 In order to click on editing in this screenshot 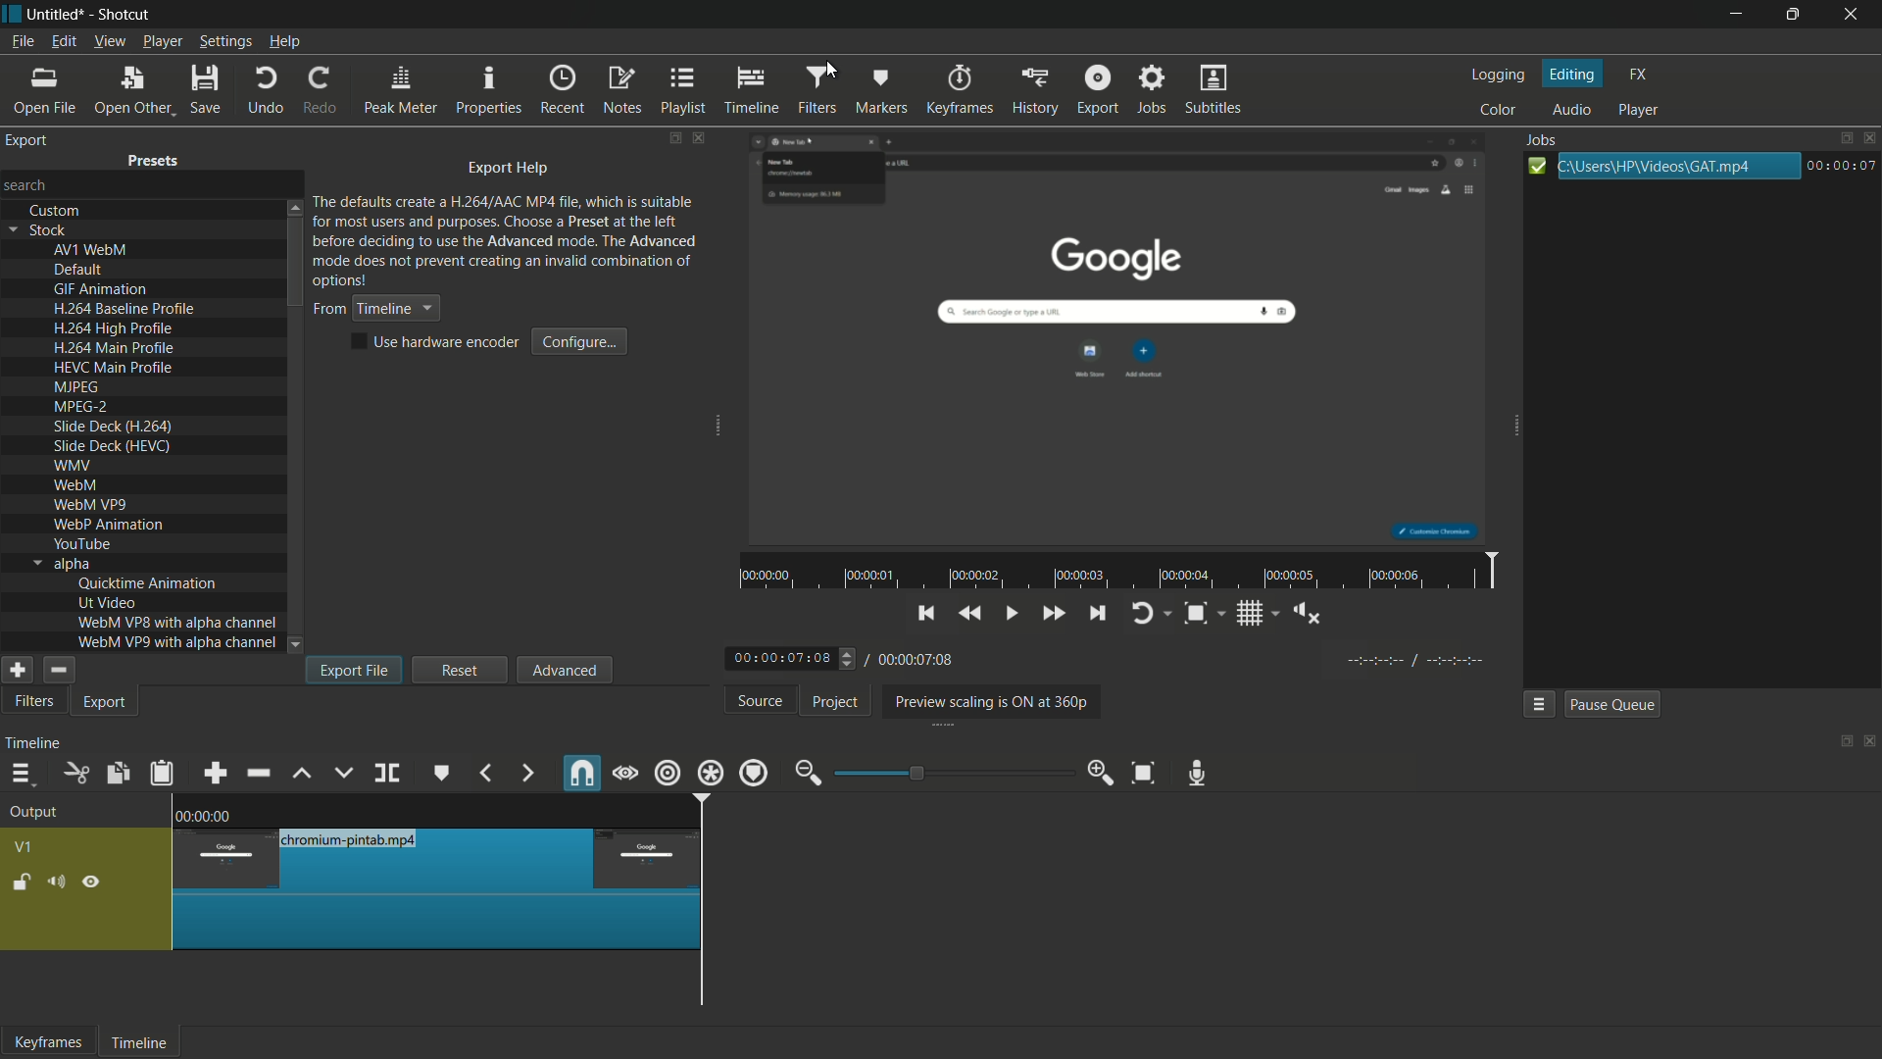, I will do `click(1574, 75)`.